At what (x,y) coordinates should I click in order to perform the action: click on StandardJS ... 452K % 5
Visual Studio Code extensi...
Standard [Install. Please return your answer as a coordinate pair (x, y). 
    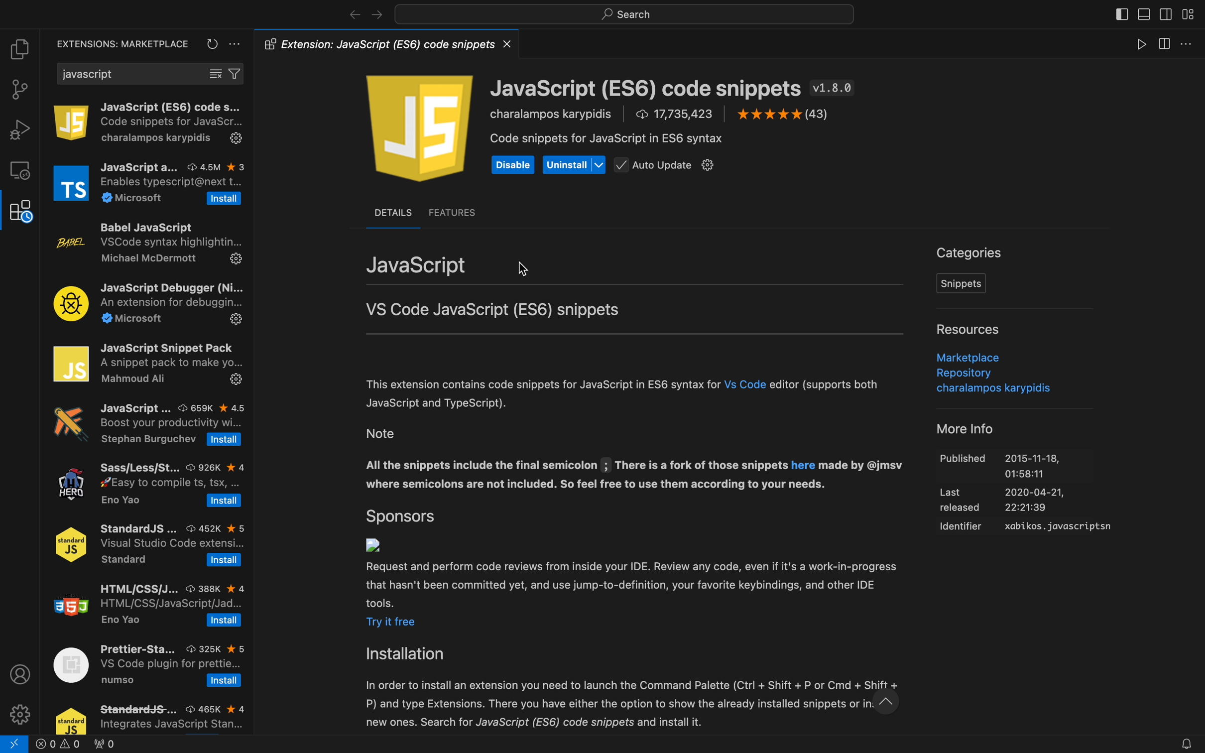
    Looking at the image, I should click on (145, 543).